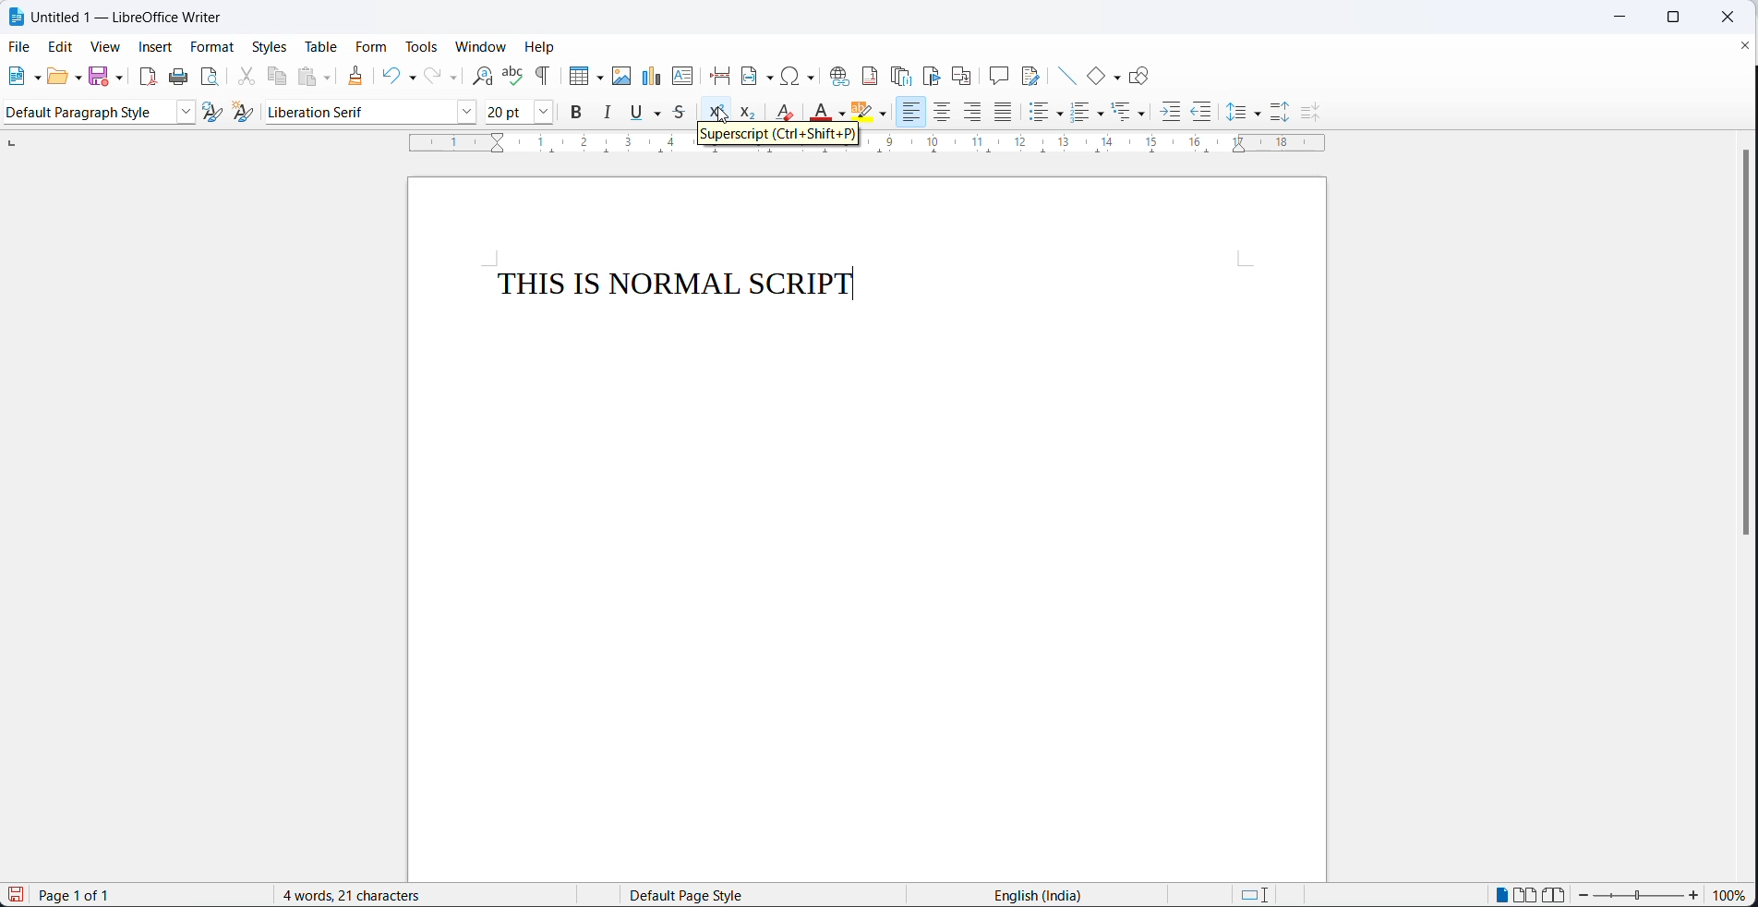  I want to click on cursor, so click(721, 117).